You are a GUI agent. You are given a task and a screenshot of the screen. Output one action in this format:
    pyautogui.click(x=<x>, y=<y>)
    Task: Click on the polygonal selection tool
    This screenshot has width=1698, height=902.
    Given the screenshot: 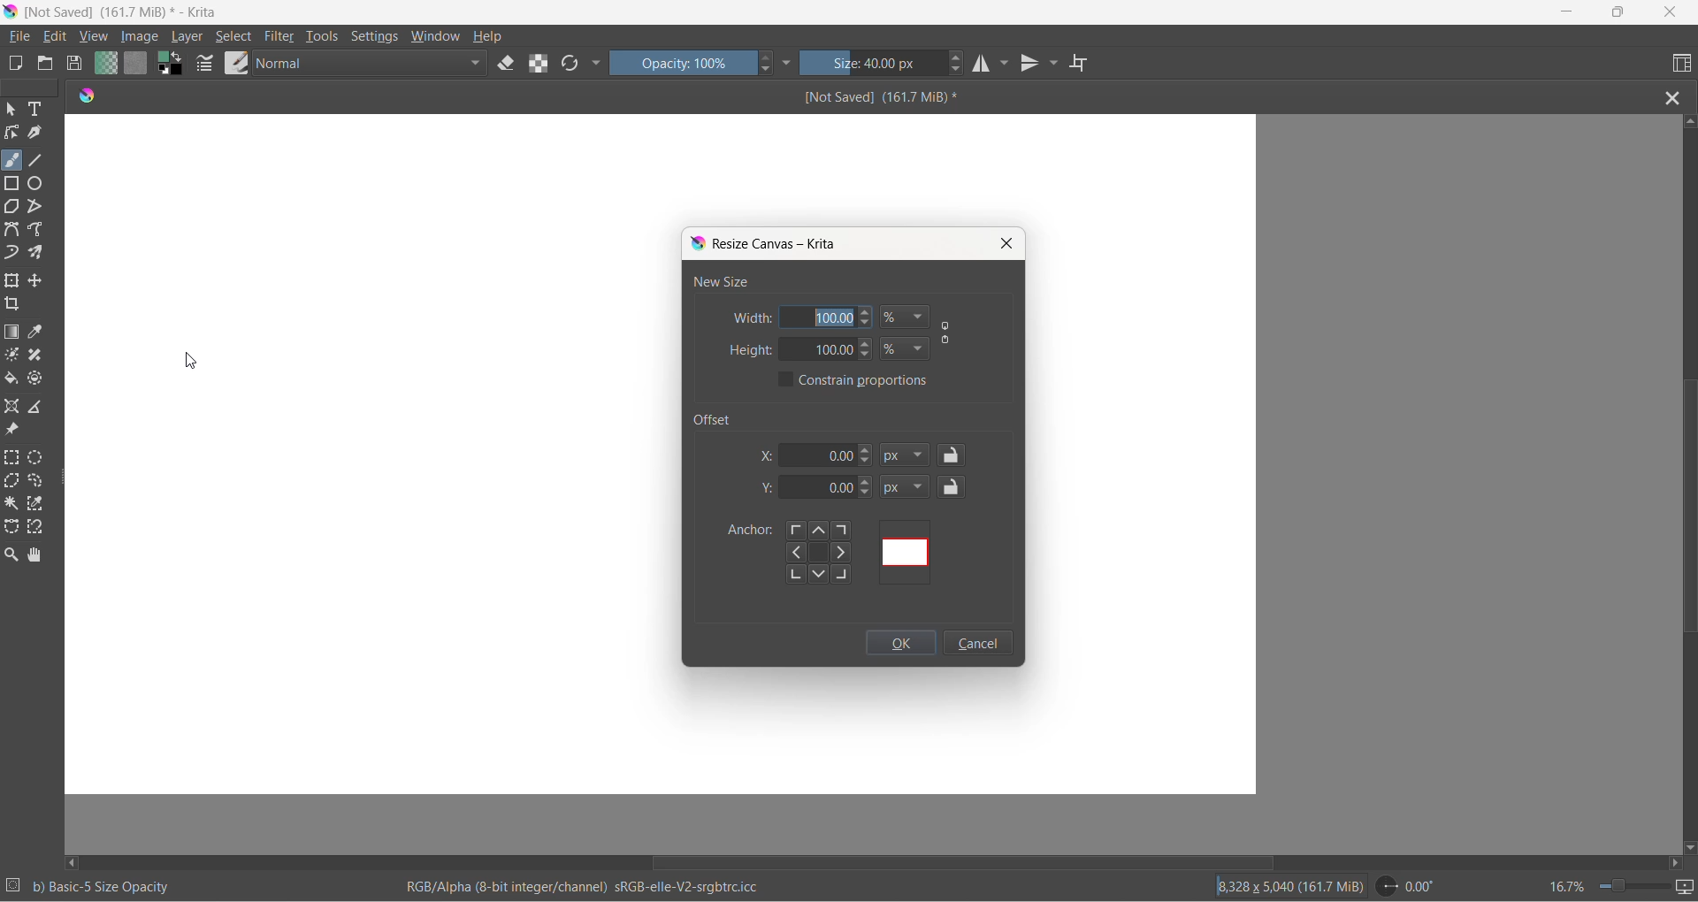 What is the action you would take?
    pyautogui.click(x=13, y=483)
    